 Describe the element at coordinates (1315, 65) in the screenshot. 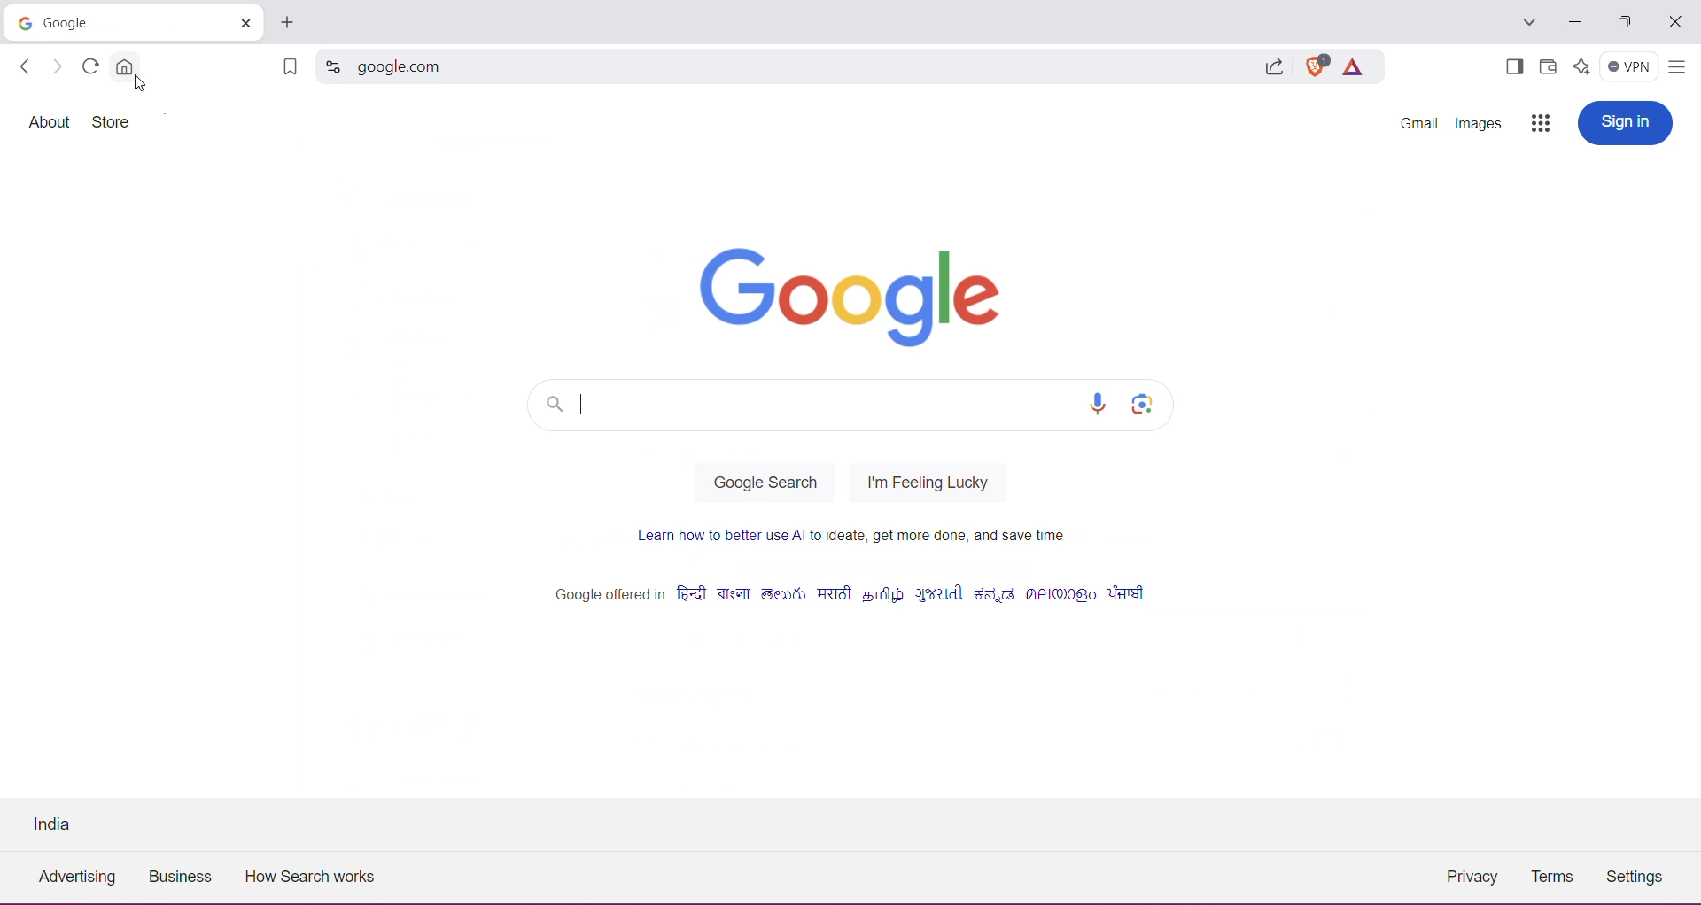

I see `Brave Shields` at that location.